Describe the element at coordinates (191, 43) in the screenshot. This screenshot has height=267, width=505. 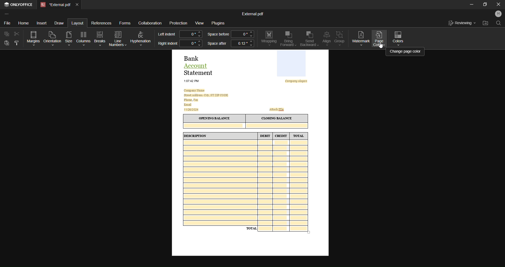
I see `Adjust Right Indent` at that location.